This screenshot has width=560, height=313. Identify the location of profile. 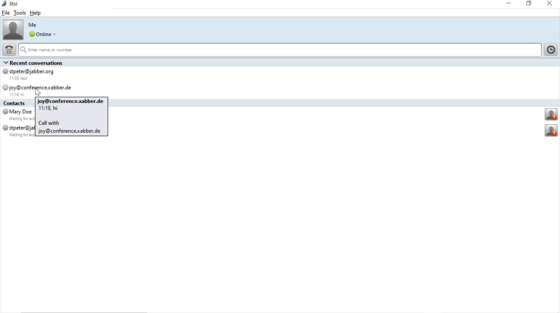
(552, 131).